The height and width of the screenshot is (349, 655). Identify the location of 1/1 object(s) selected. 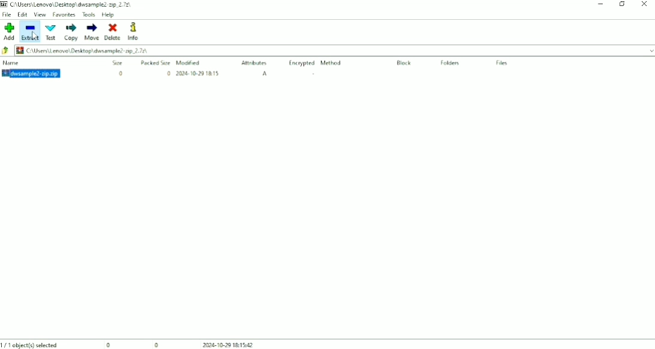
(31, 344).